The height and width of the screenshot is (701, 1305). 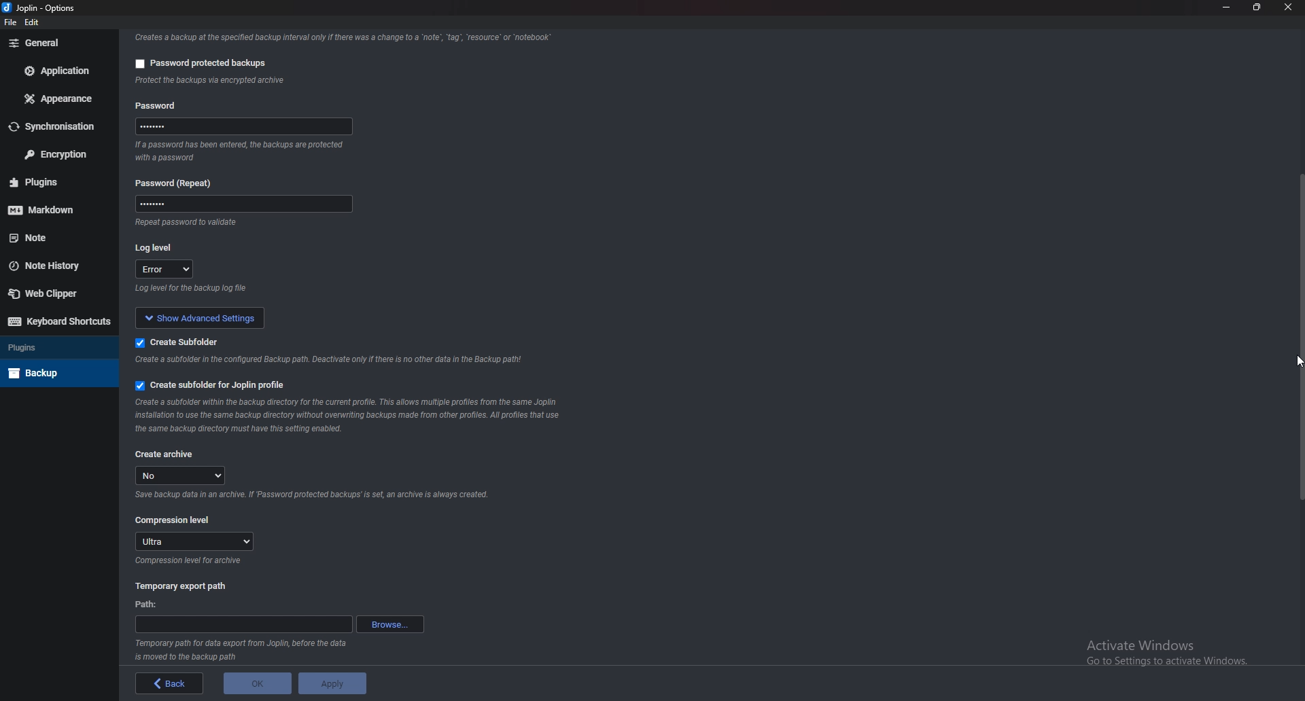 What do you see at coordinates (149, 604) in the screenshot?
I see `path` at bounding box center [149, 604].